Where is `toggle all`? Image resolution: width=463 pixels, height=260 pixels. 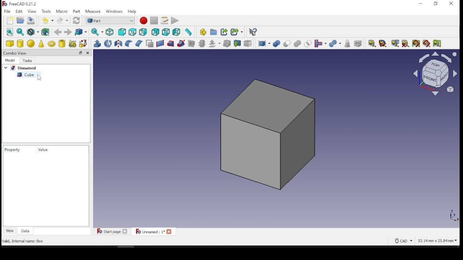
toggle all is located at coordinates (416, 44).